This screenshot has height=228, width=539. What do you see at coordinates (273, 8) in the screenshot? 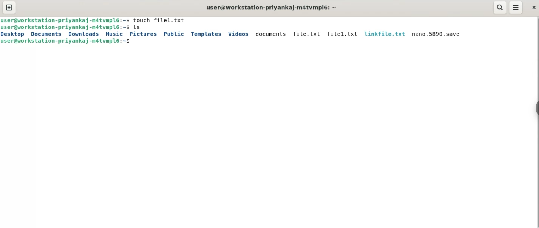
I see `user@workstation-priyankaj-m4atvmpl6: ~` at bounding box center [273, 8].